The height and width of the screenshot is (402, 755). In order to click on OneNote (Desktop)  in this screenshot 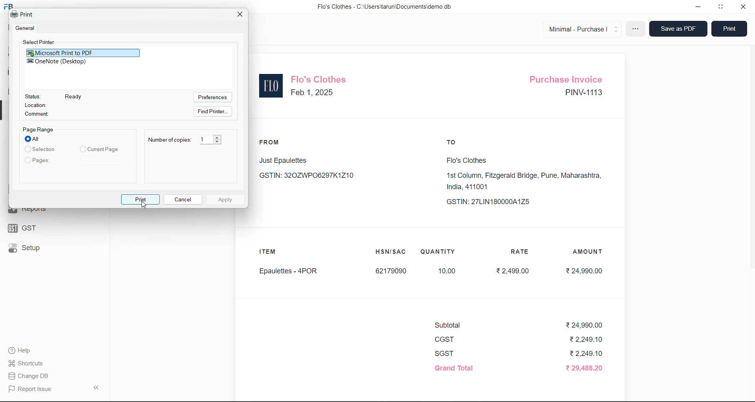, I will do `click(63, 61)`.